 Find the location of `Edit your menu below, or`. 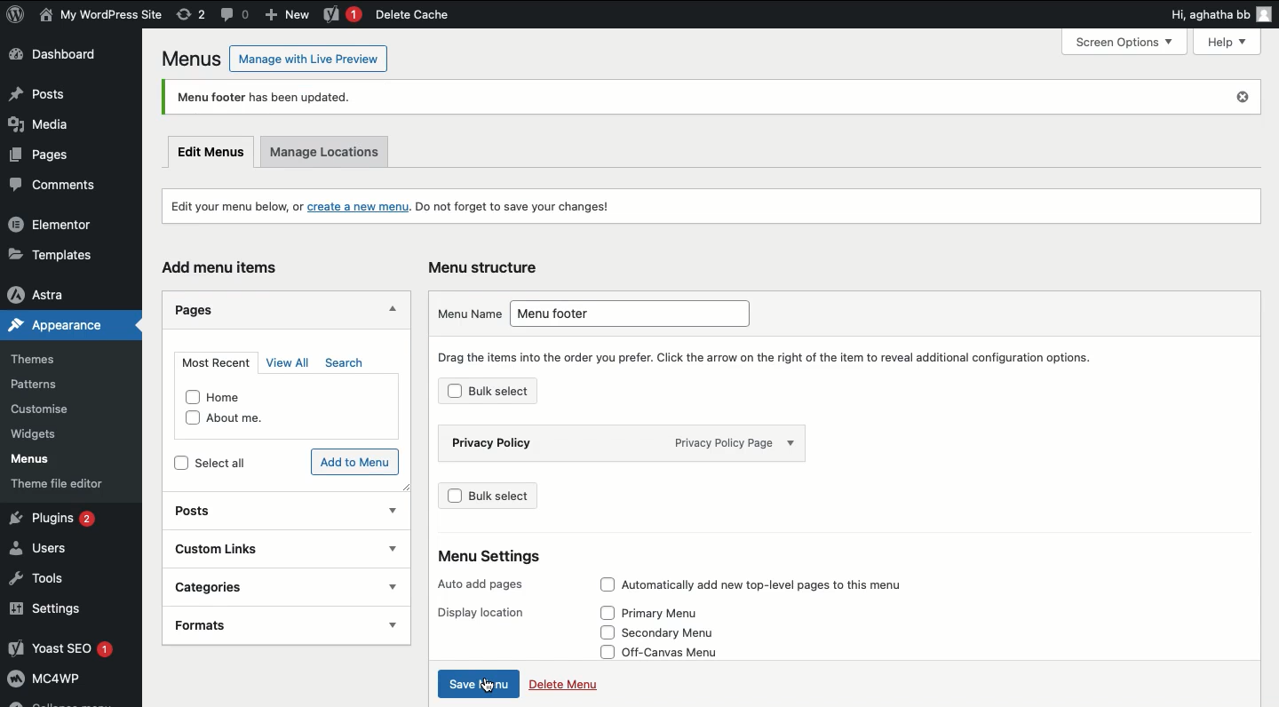

Edit your menu below, or is located at coordinates (225, 205).